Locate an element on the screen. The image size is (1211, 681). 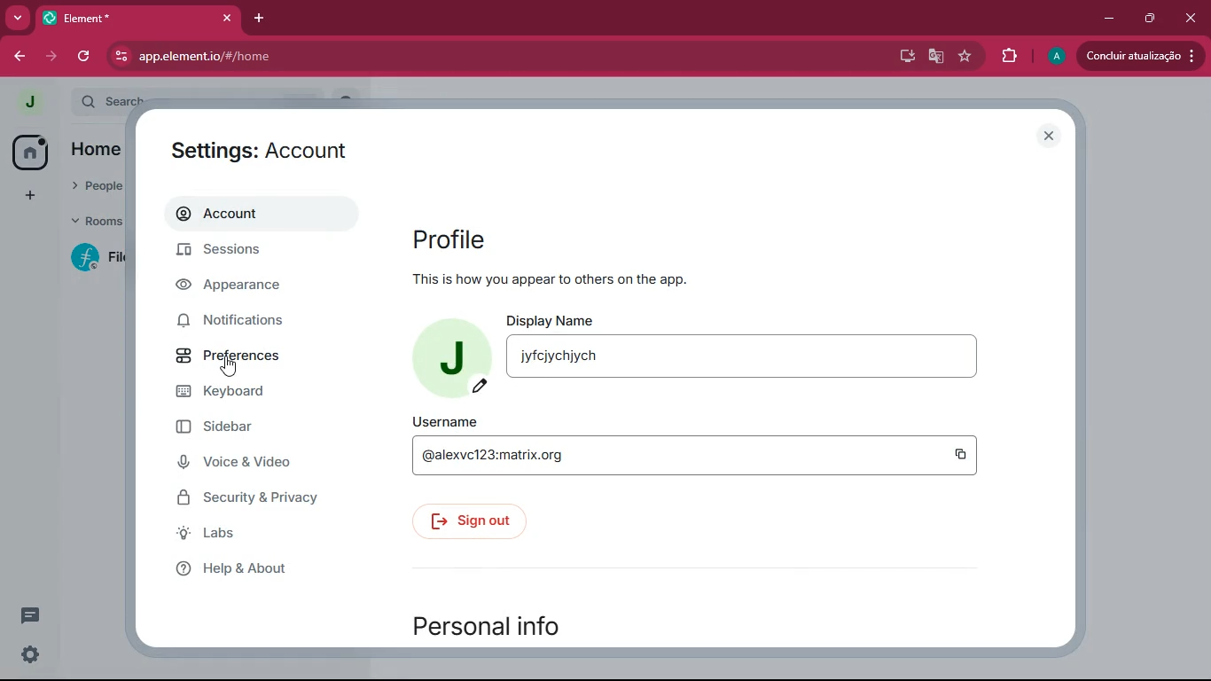
profile is located at coordinates (1055, 56).